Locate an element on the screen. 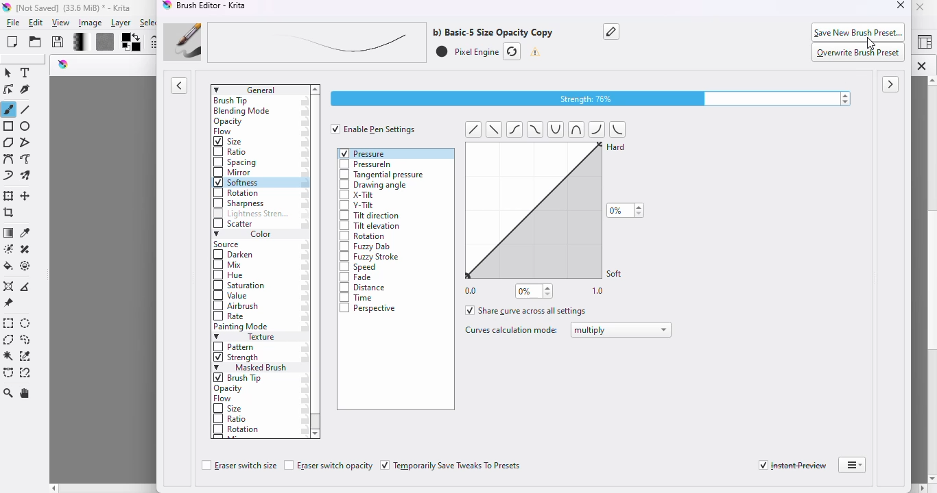 The height and width of the screenshot is (493, 937). lightness strength is located at coordinates (251, 214).